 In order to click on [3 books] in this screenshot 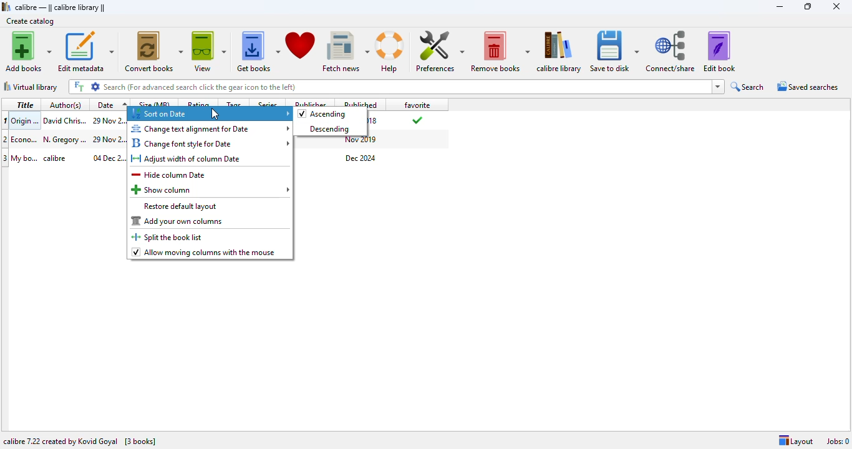, I will do `click(140, 442)`.